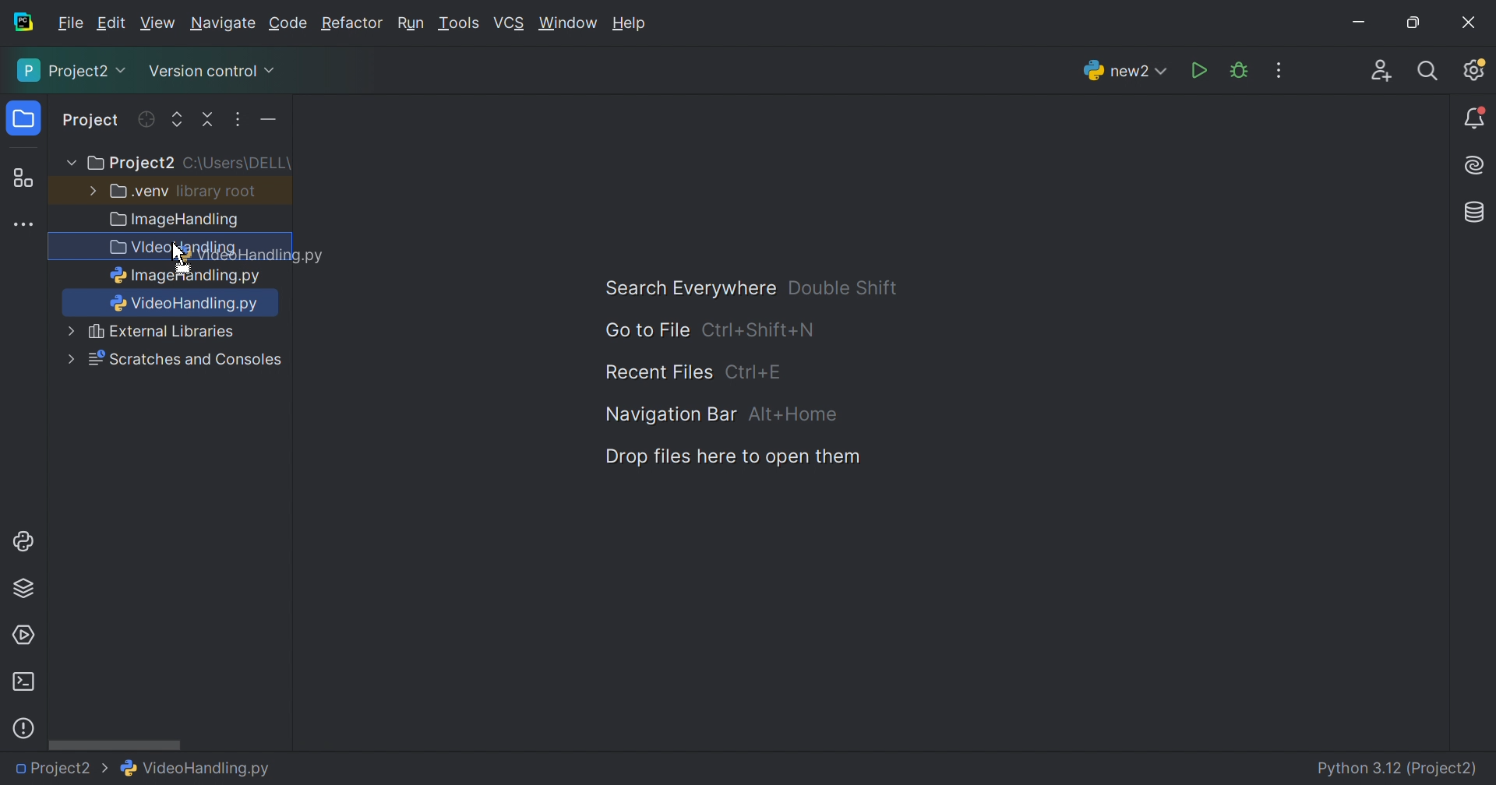 The height and width of the screenshot is (785, 1496). What do you see at coordinates (210, 120) in the screenshot?
I see `Collapse all` at bounding box center [210, 120].